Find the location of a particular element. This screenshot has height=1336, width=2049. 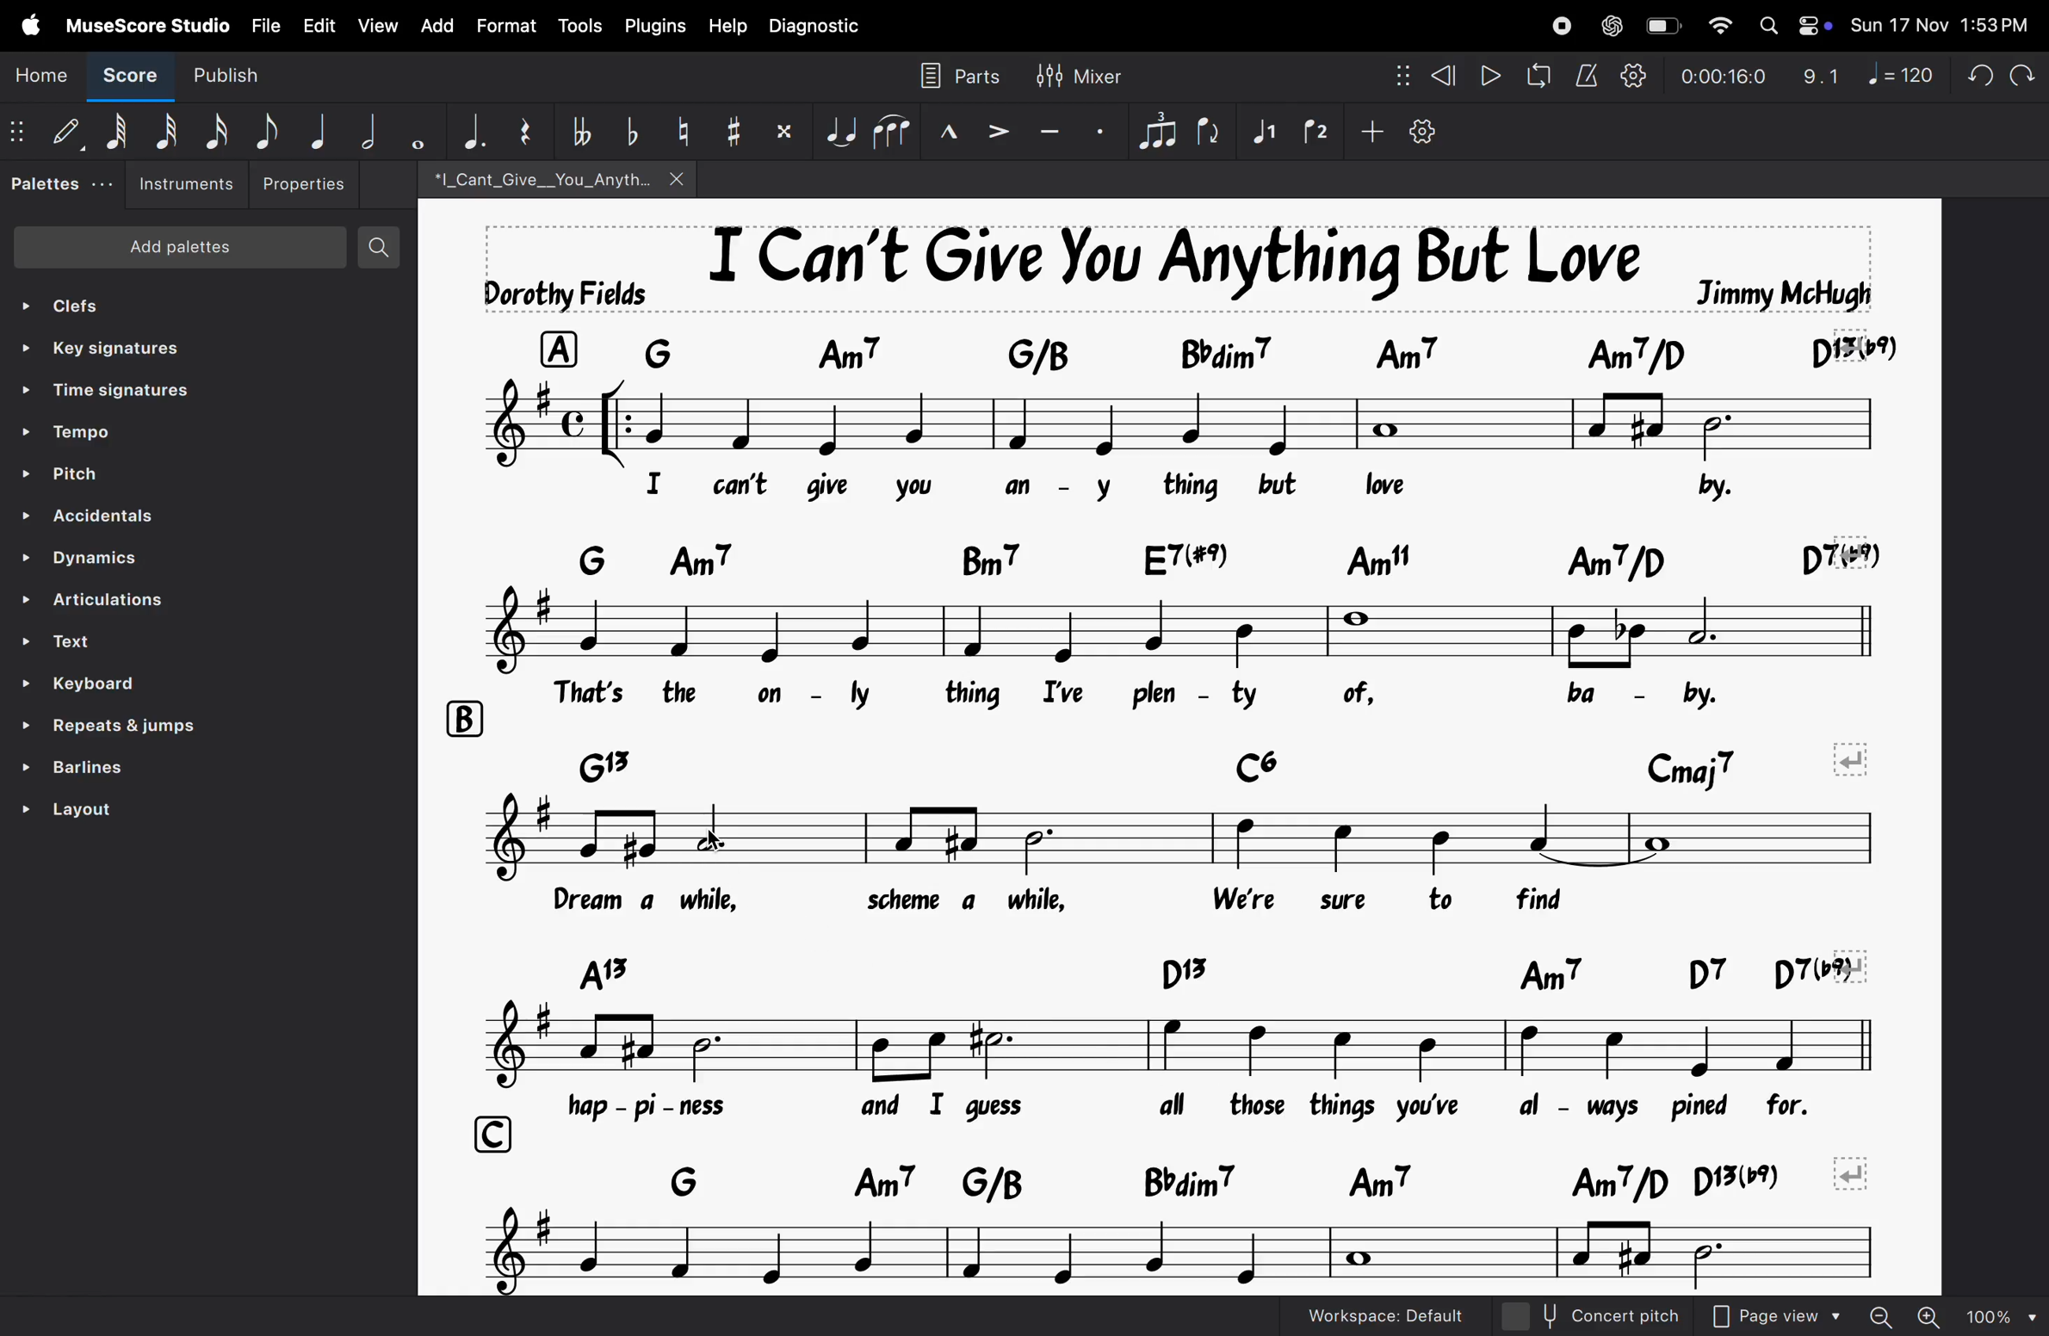

32 note is located at coordinates (167, 133).